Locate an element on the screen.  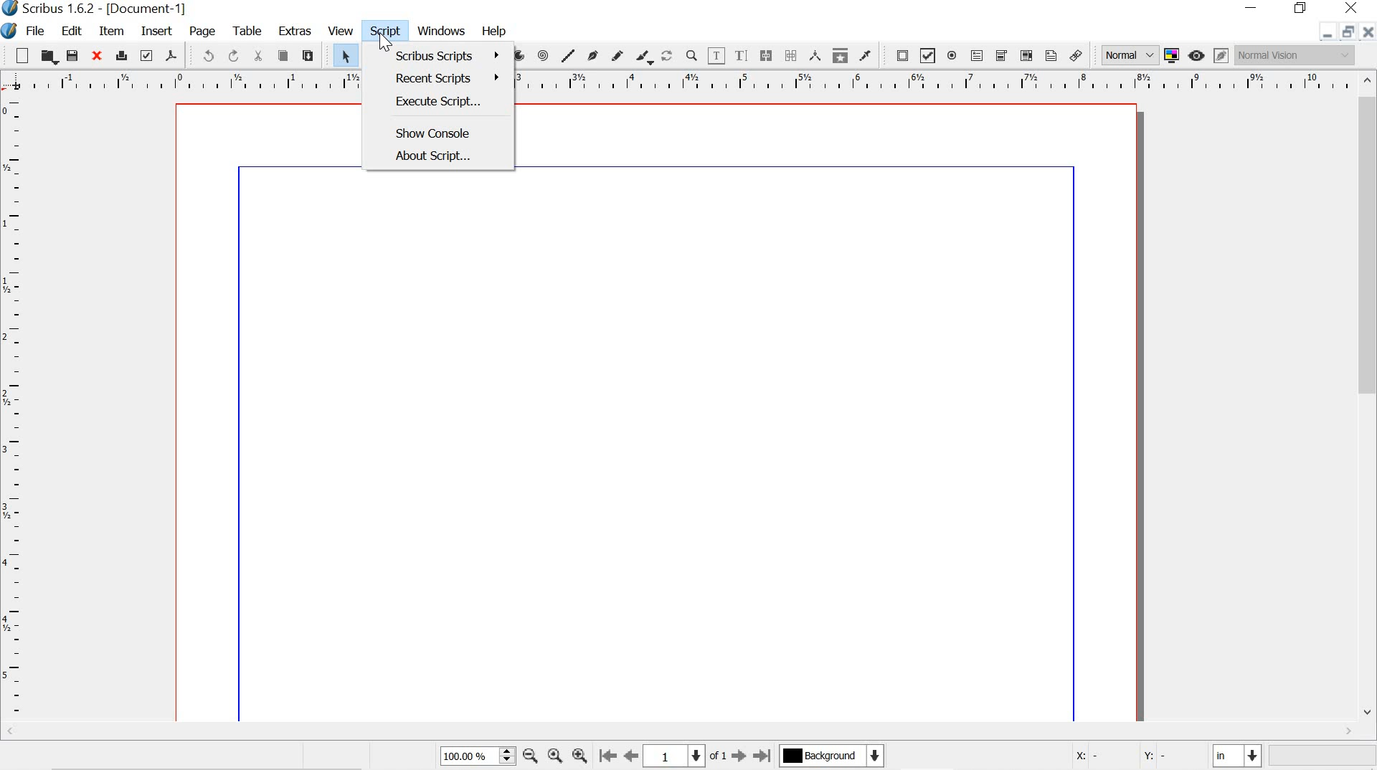
pdf radio button is located at coordinates (953, 57).